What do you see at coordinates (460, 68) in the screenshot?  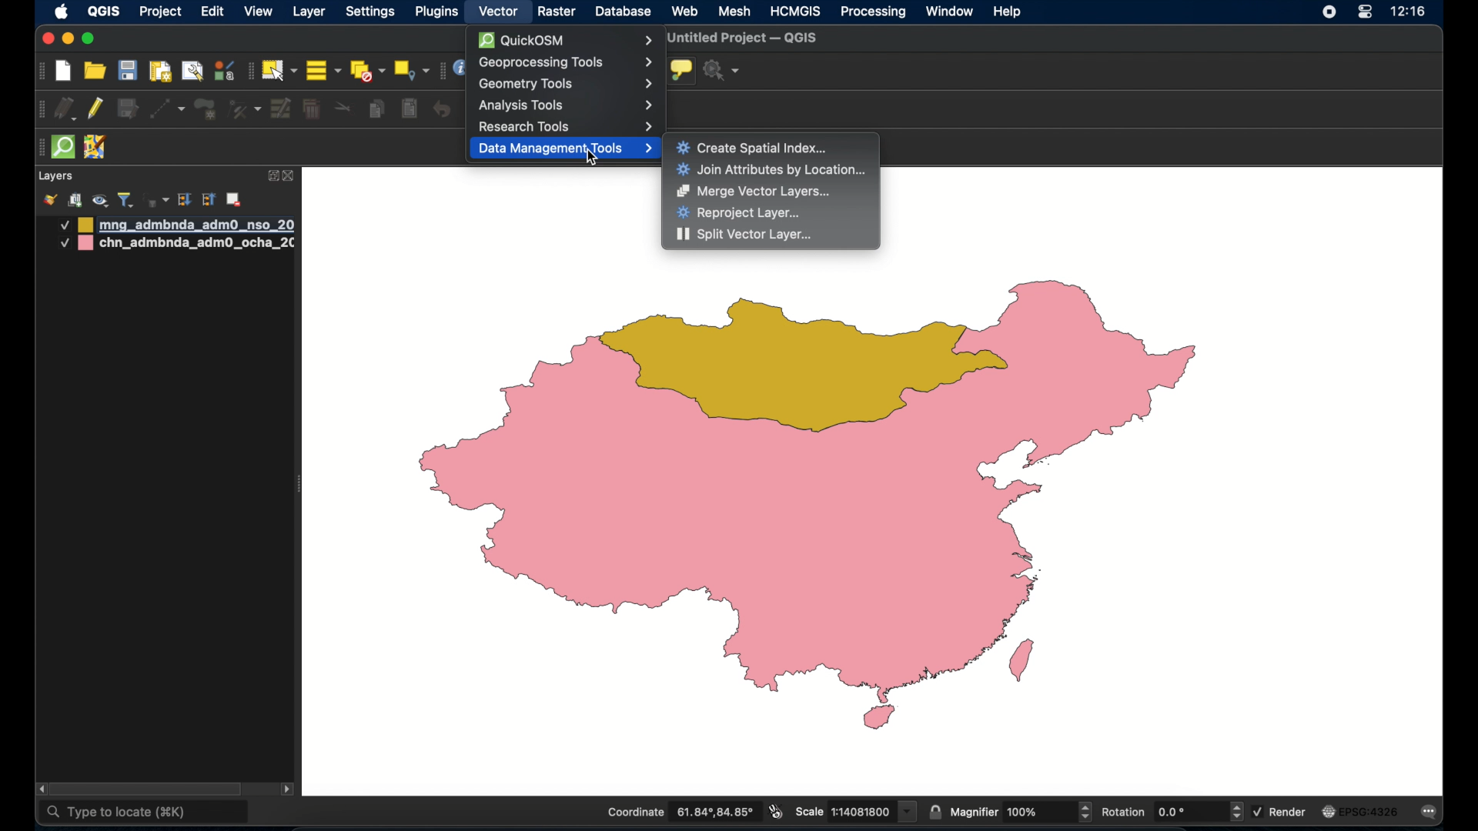 I see `information` at bounding box center [460, 68].